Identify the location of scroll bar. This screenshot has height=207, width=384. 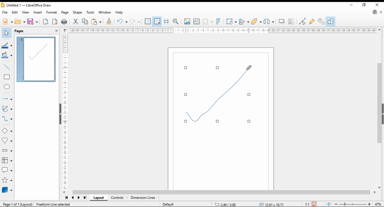
(222, 192).